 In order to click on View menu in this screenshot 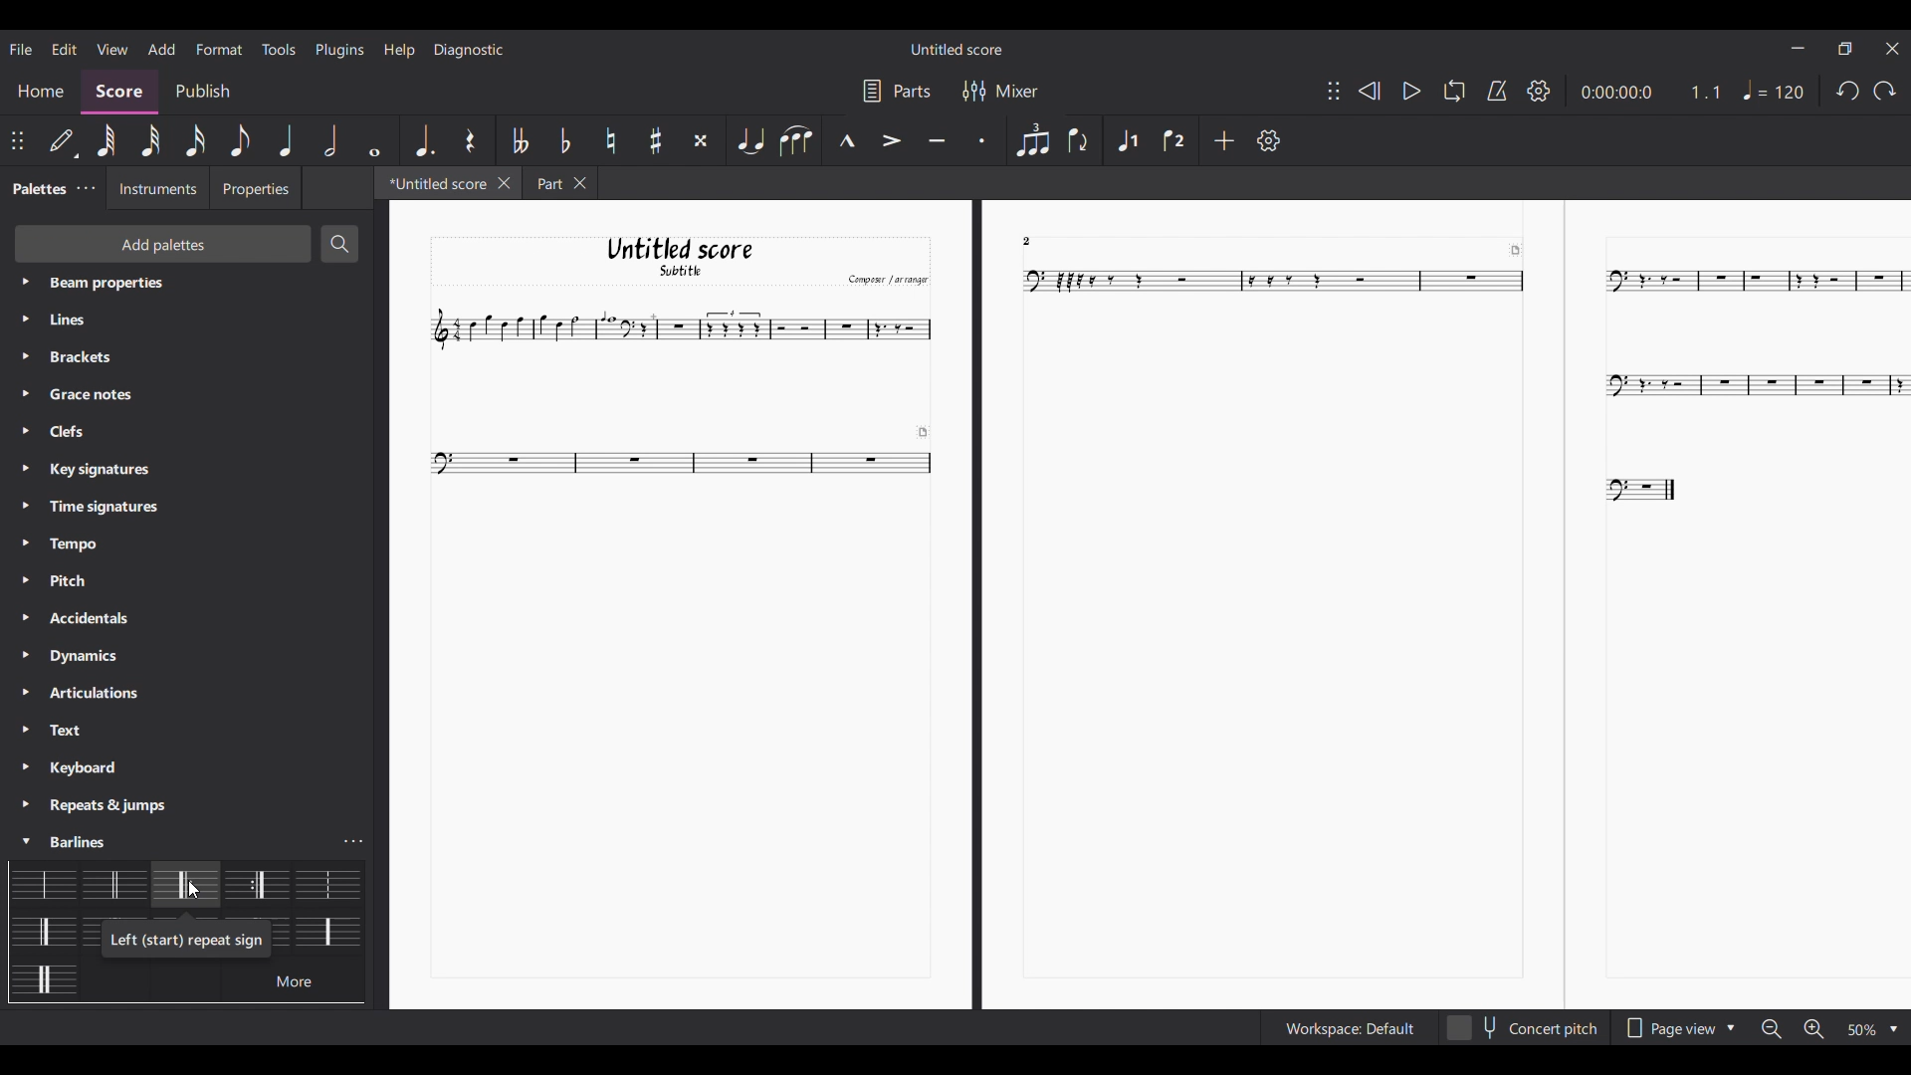, I will do `click(112, 48)`.